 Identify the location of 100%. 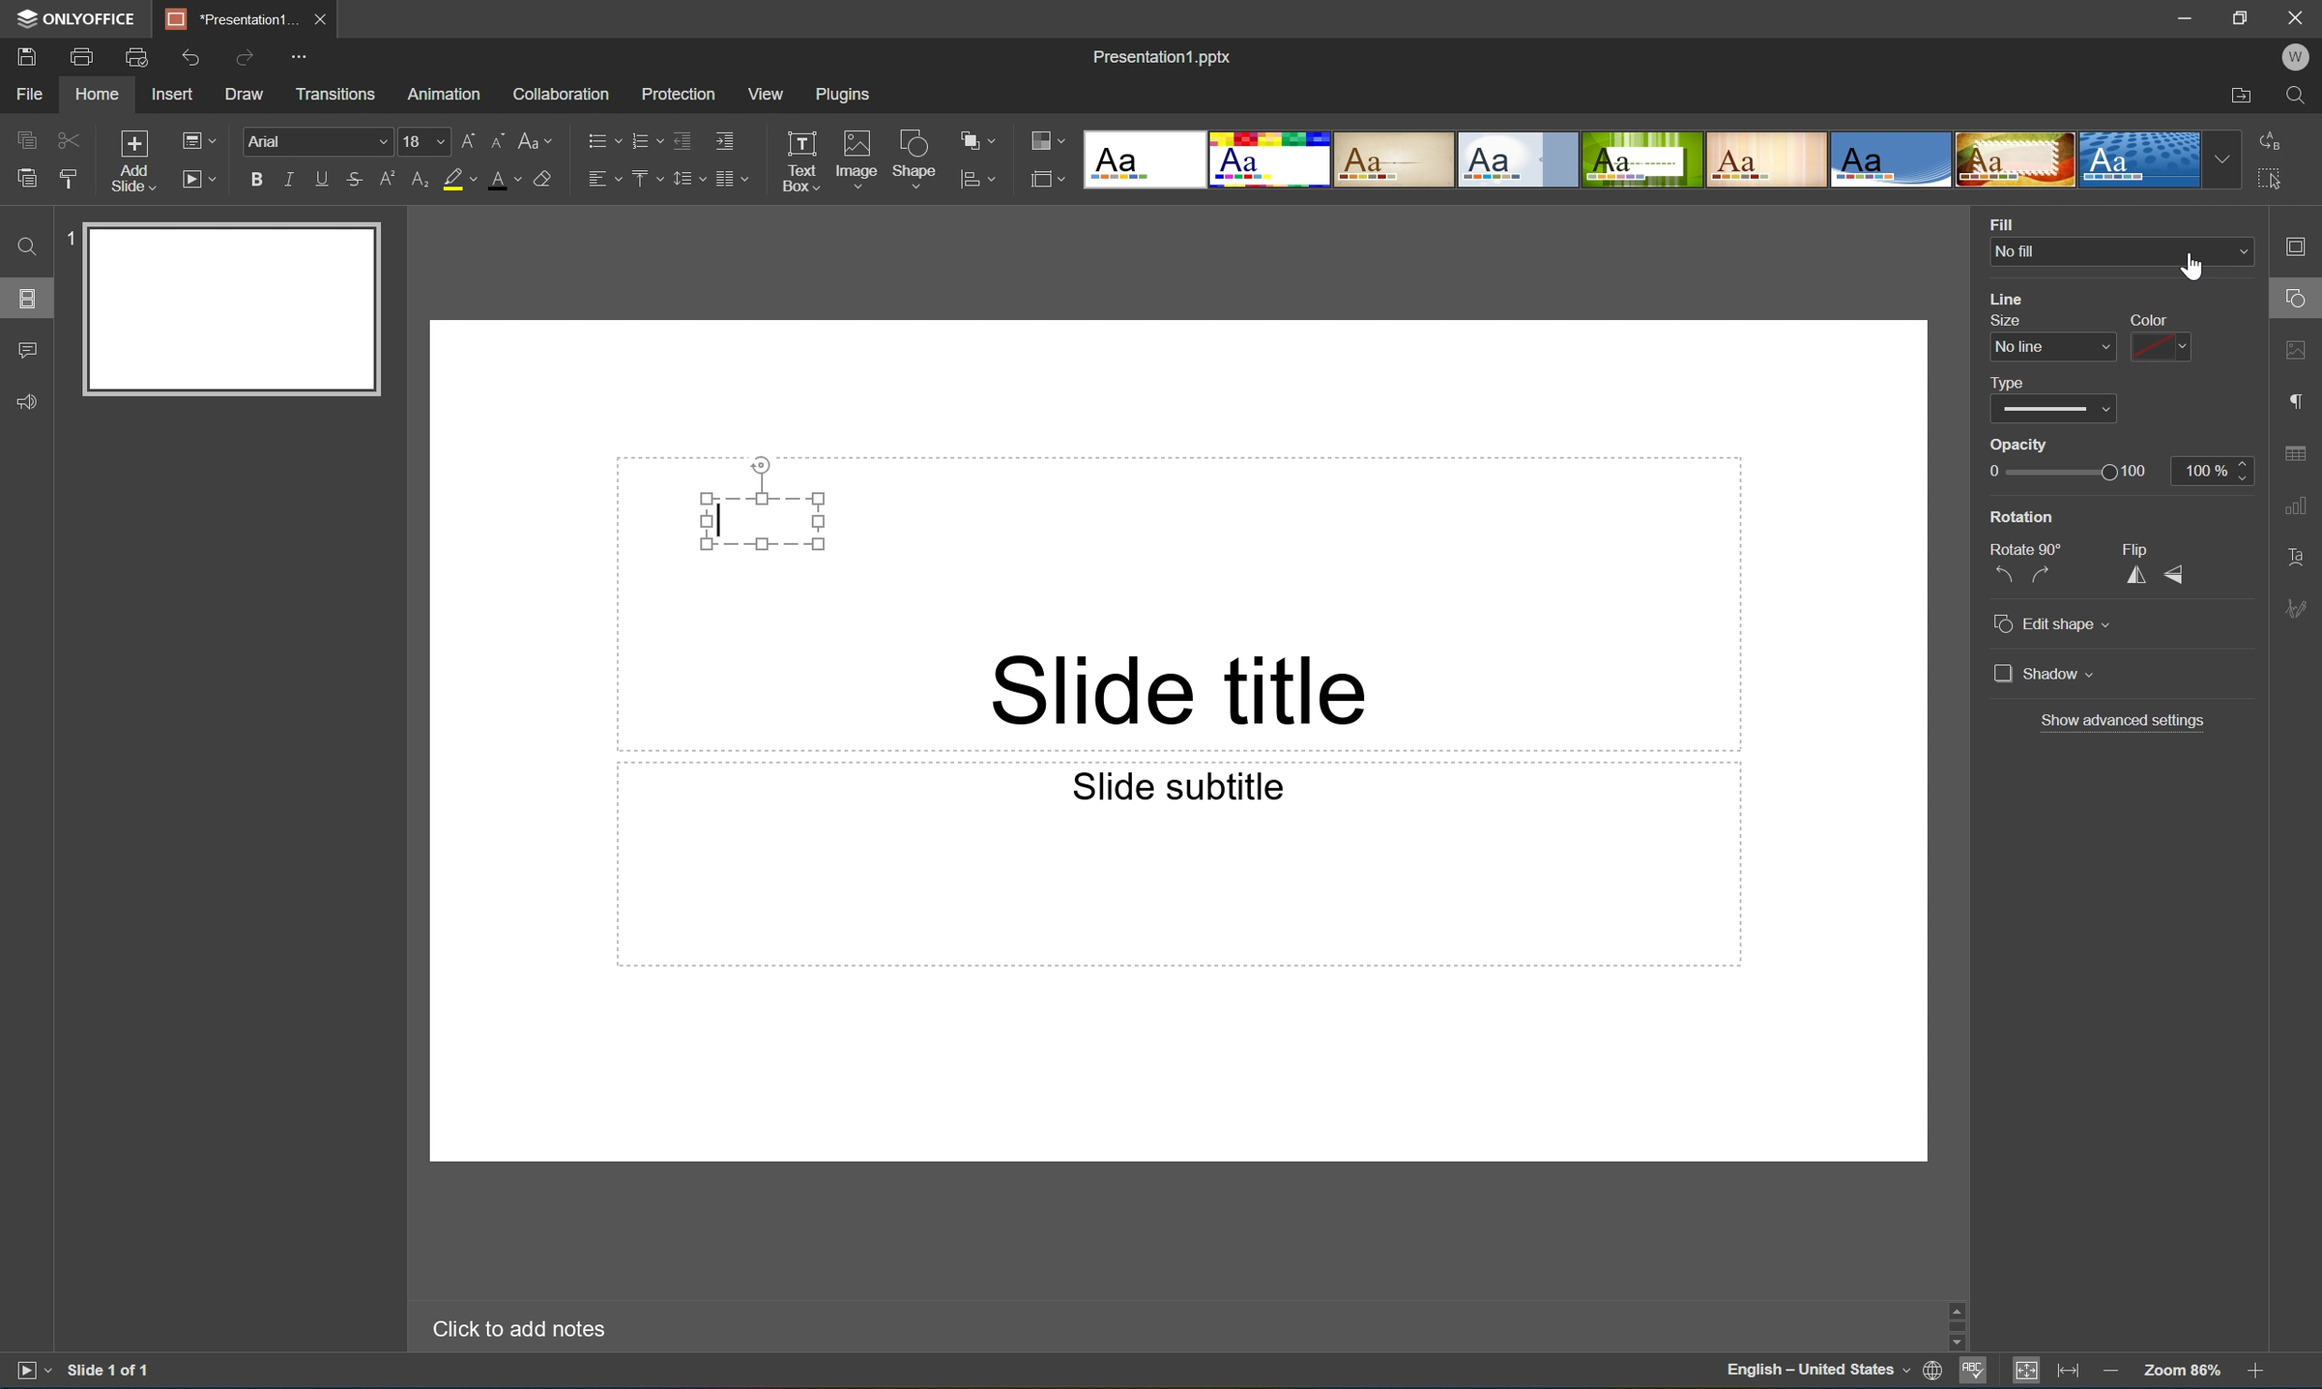
(2216, 470).